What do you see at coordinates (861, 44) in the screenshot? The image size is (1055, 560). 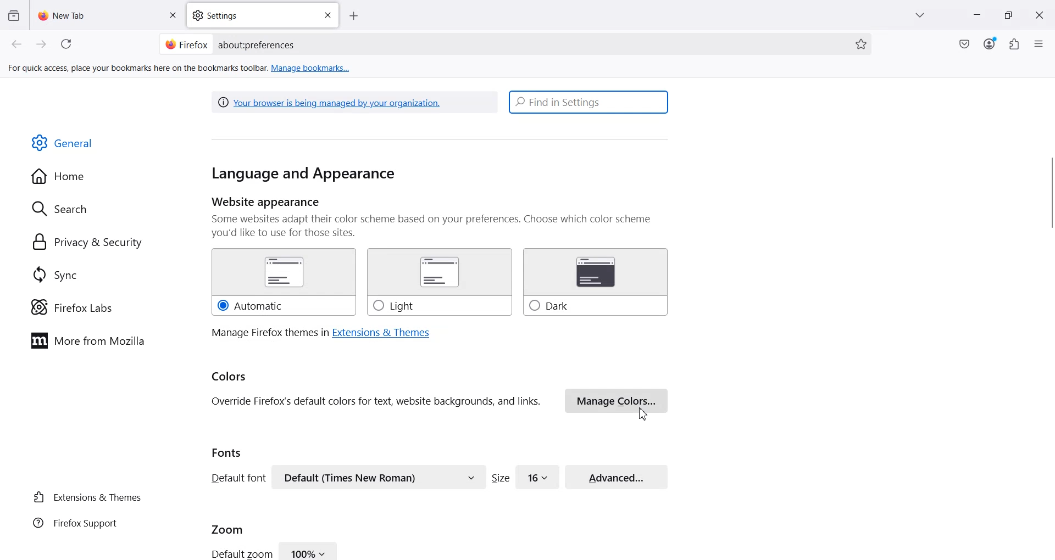 I see `Starred` at bounding box center [861, 44].